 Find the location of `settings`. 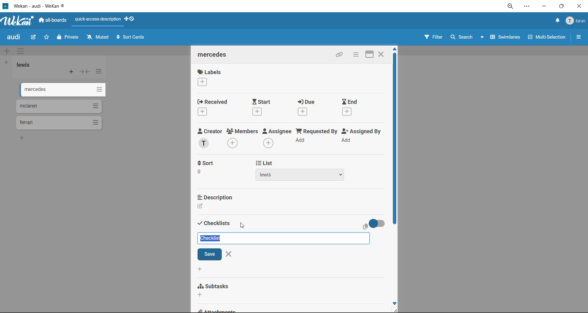

settings is located at coordinates (528, 7).